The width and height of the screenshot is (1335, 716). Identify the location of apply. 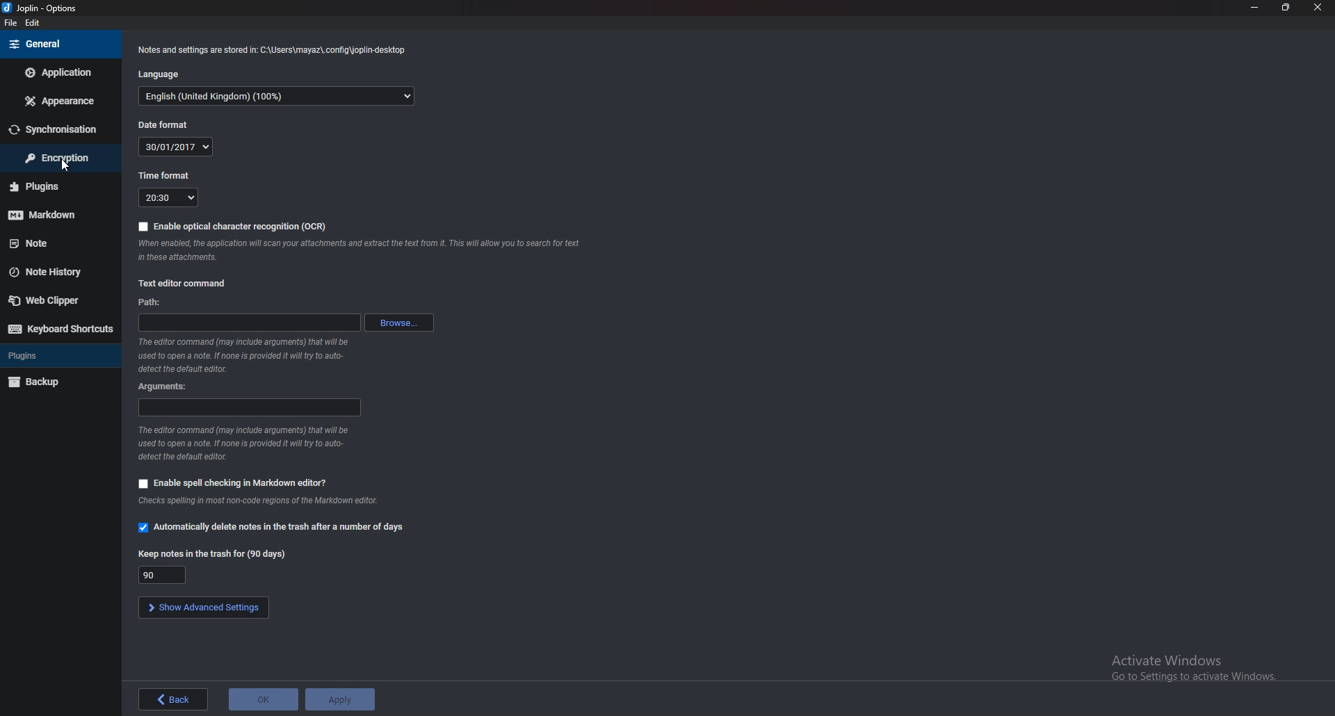
(340, 699).